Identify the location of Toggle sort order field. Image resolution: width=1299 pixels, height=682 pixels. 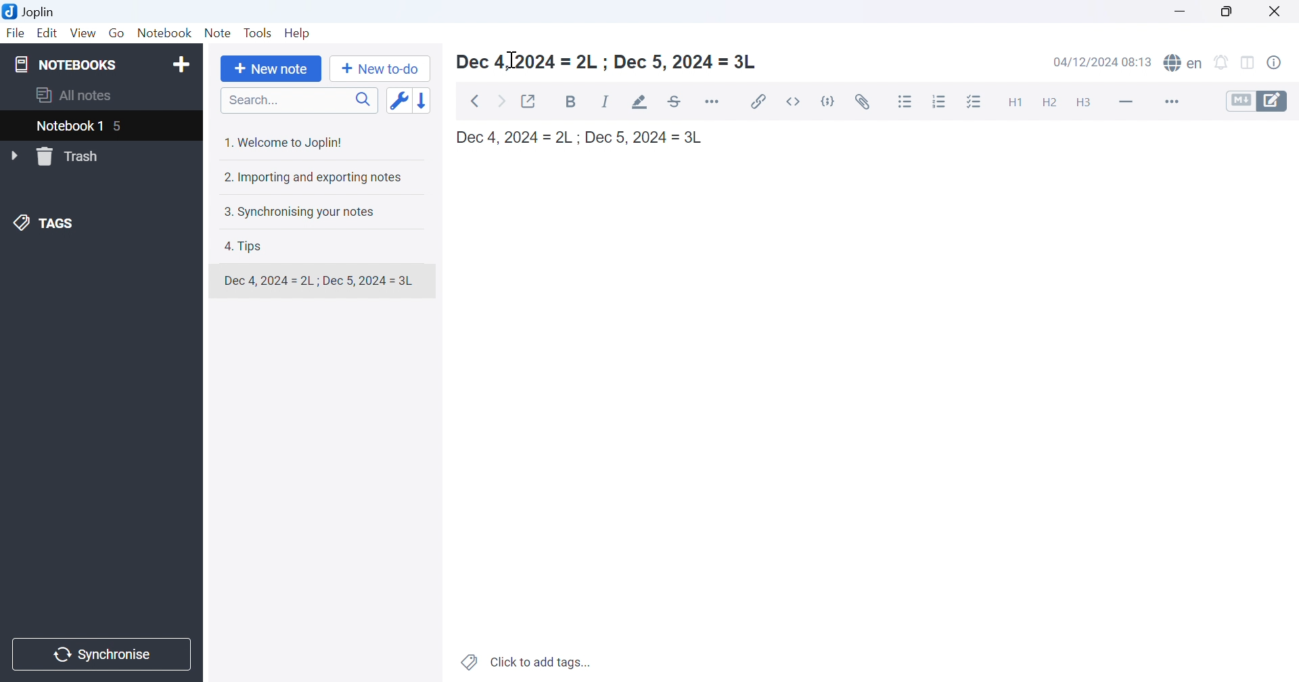
(397, 100).